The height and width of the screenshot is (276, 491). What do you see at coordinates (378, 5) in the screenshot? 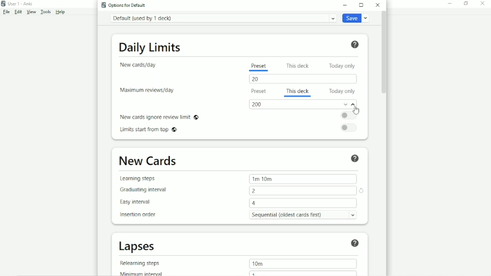
I see `Close` at bounding box center [378, 5].